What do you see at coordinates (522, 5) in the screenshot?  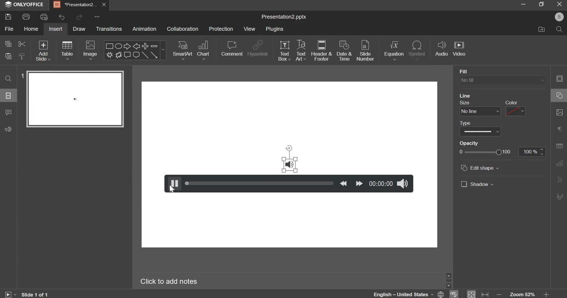 I see `minimize` at bounding box center [522, 5].